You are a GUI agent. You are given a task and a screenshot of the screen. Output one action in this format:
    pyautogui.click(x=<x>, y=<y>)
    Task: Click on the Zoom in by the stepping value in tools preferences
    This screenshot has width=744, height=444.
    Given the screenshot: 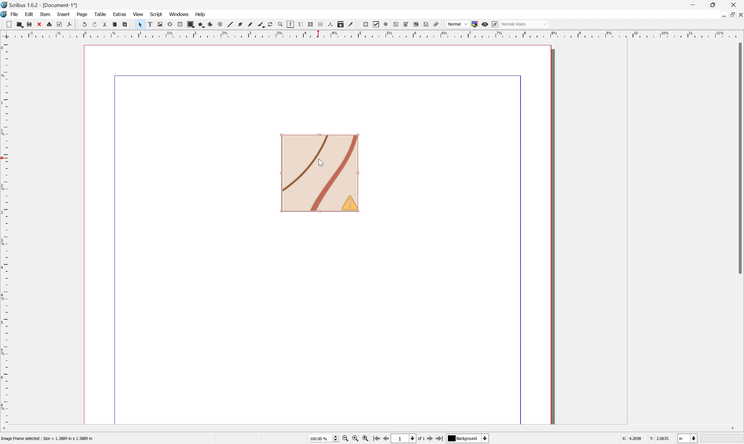 What is the action you would take?
    pyautogui.click(x=366, y=440)
    